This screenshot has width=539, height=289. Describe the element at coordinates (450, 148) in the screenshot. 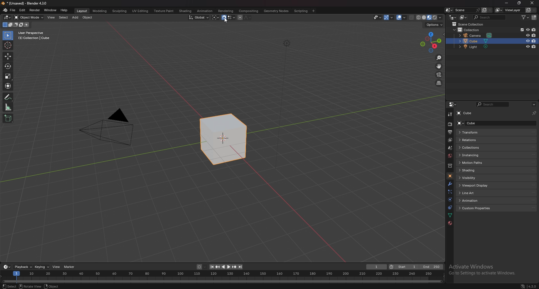

I see `scene` at that location.